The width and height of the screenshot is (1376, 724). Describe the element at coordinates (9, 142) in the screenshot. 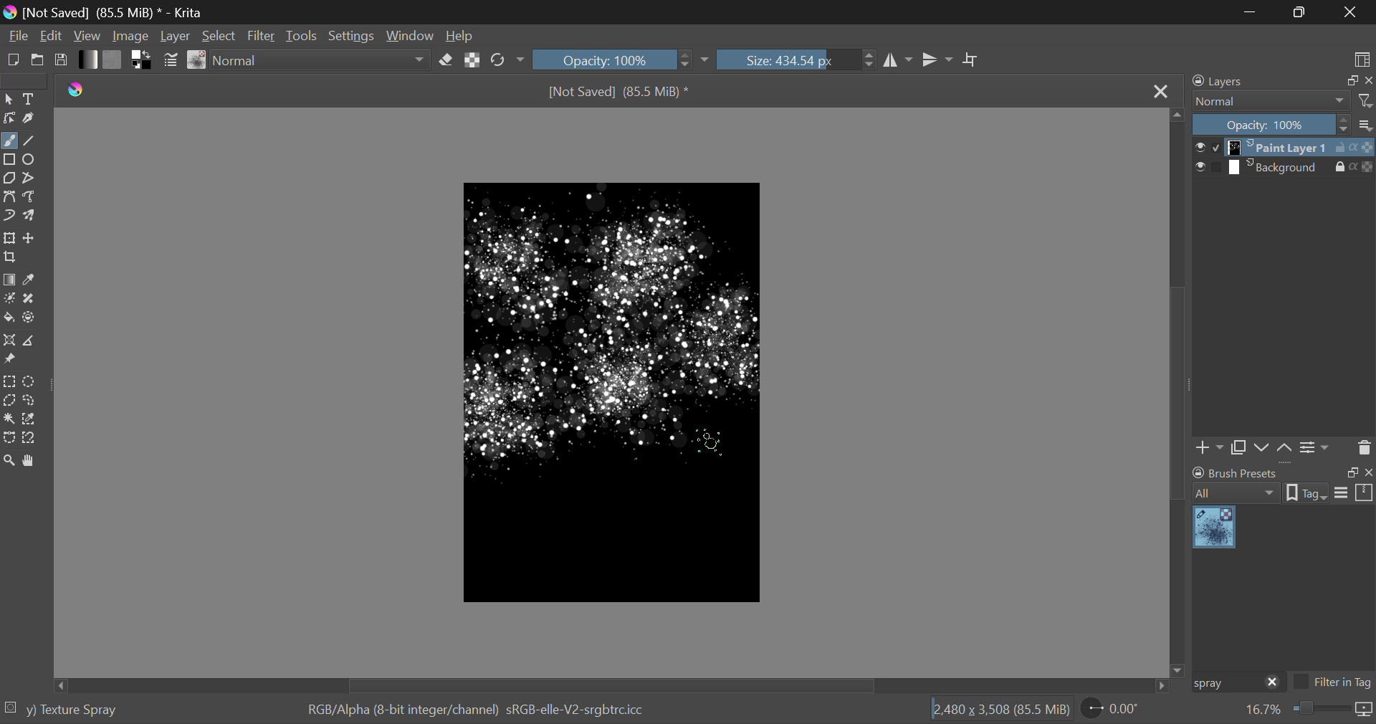

I see `Freehand Paintbrush selected` at that location.